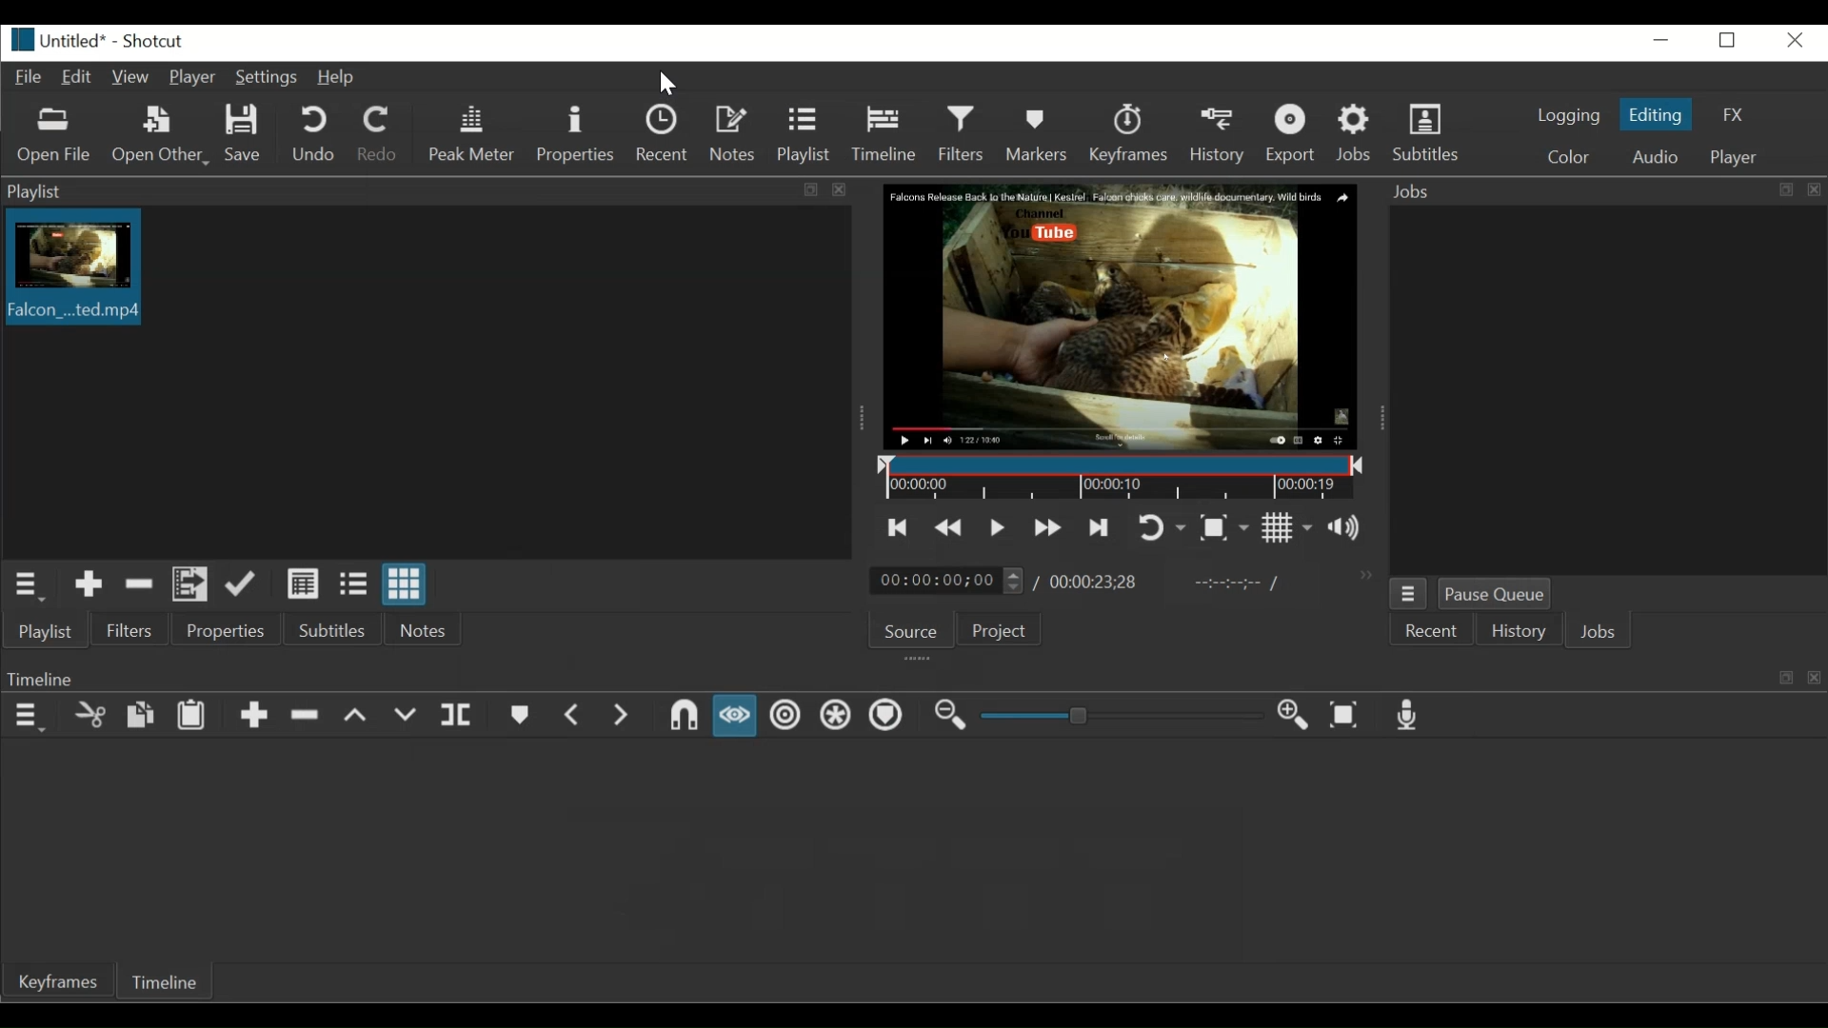 The image size is (1828, 1028). I want to click on Markers, so click(1036, 132).